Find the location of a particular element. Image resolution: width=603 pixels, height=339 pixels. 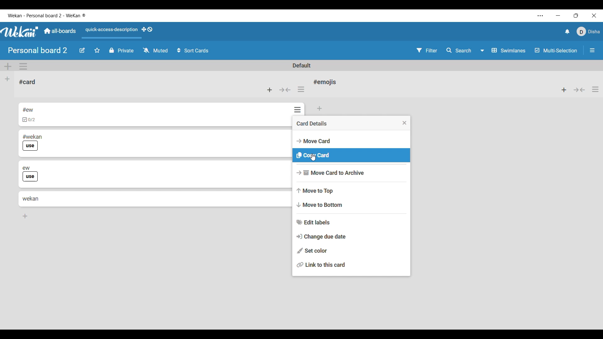

Close menu is located at coordinates (405, 123).